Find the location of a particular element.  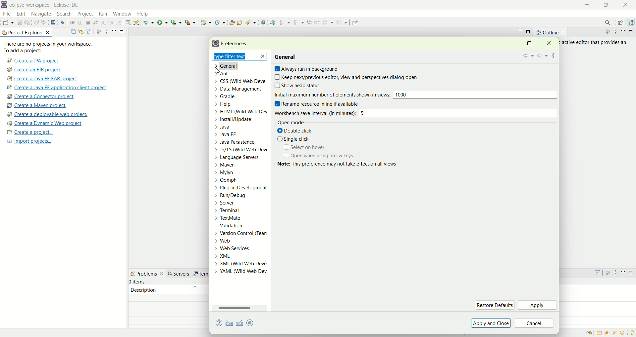

Note: This preference may not take effect on all views. is located at coordinates (343, 166).